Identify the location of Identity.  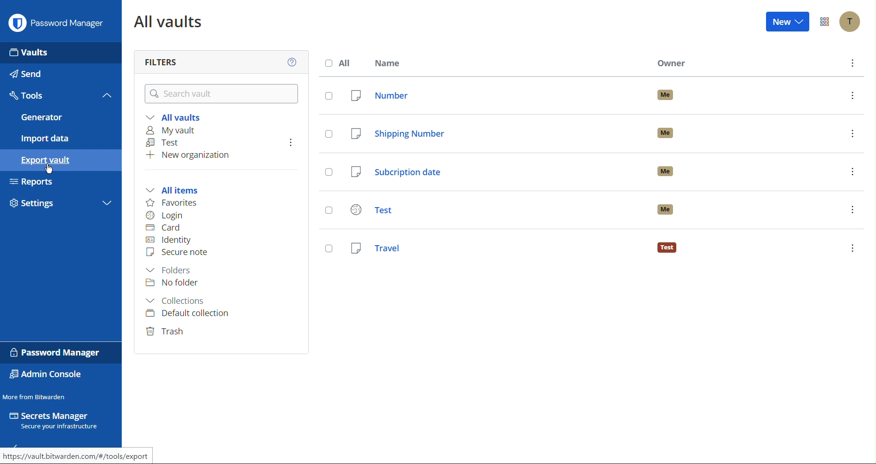
(169, 240).